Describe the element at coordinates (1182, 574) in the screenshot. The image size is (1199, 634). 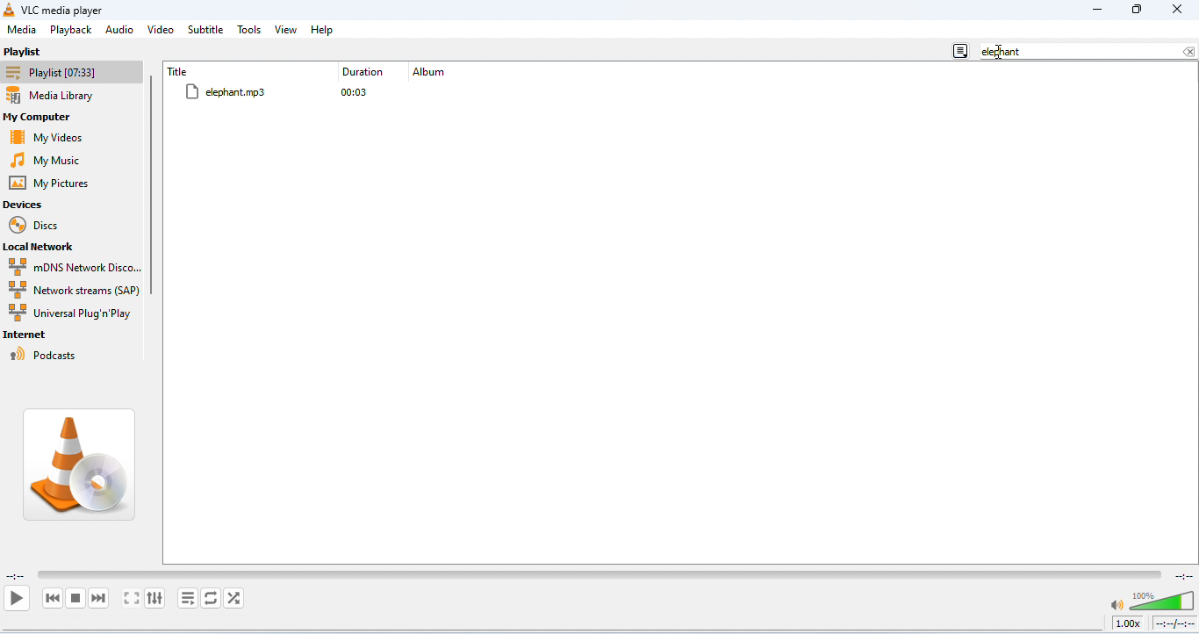
I see `remaining time` at that location.